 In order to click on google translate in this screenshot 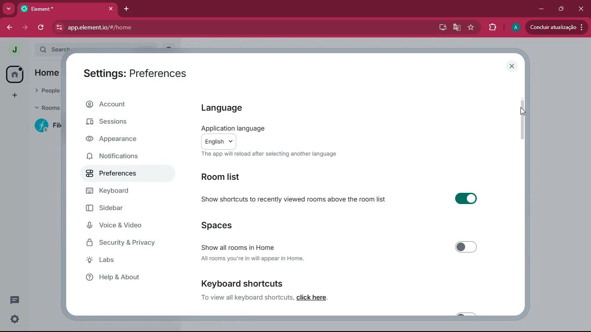, I will do `click(457, 29)`.